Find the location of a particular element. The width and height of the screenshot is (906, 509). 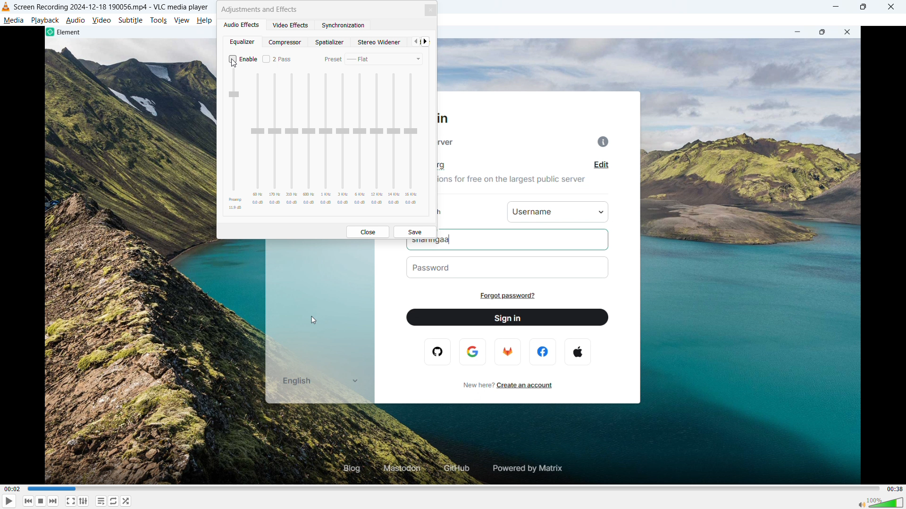

18 190056.mp4 -VLC- medial player is located at coordinates (112, 7).